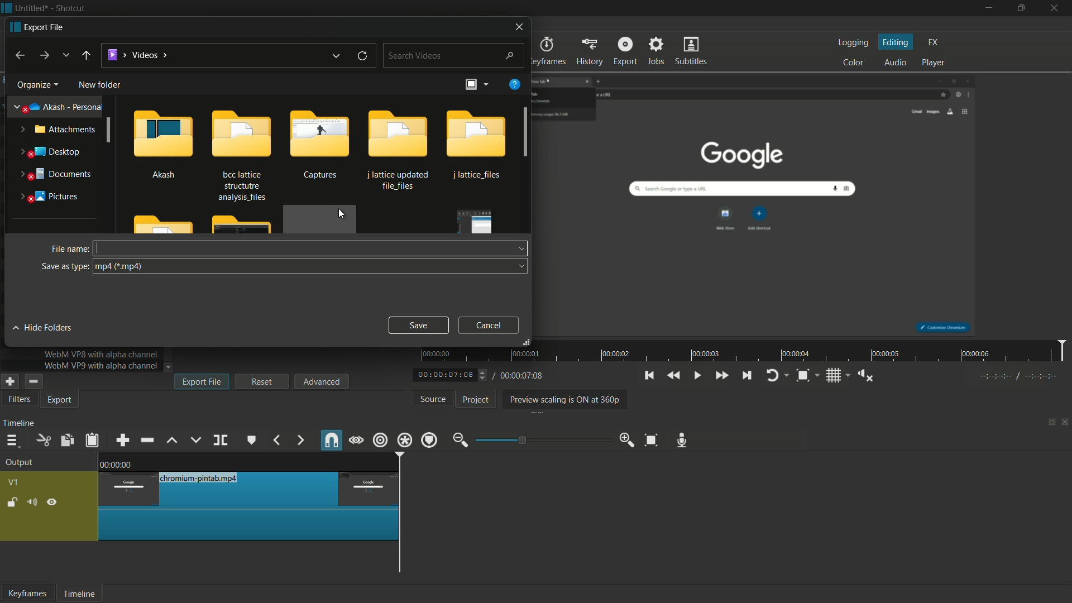 The image size is (1072, 603). What do you see at coordinates (70, 8) in the screenshot?
I see `app name` at bounding box center [70, 8].